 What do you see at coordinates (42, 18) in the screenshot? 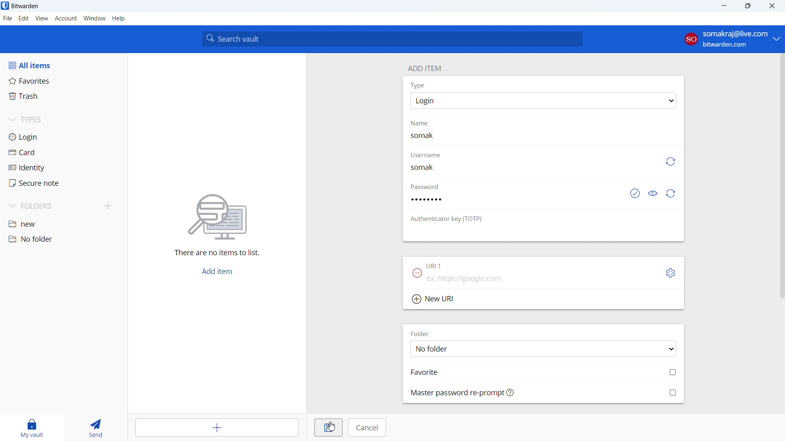
I see `view` at bounding box center [42, 18].